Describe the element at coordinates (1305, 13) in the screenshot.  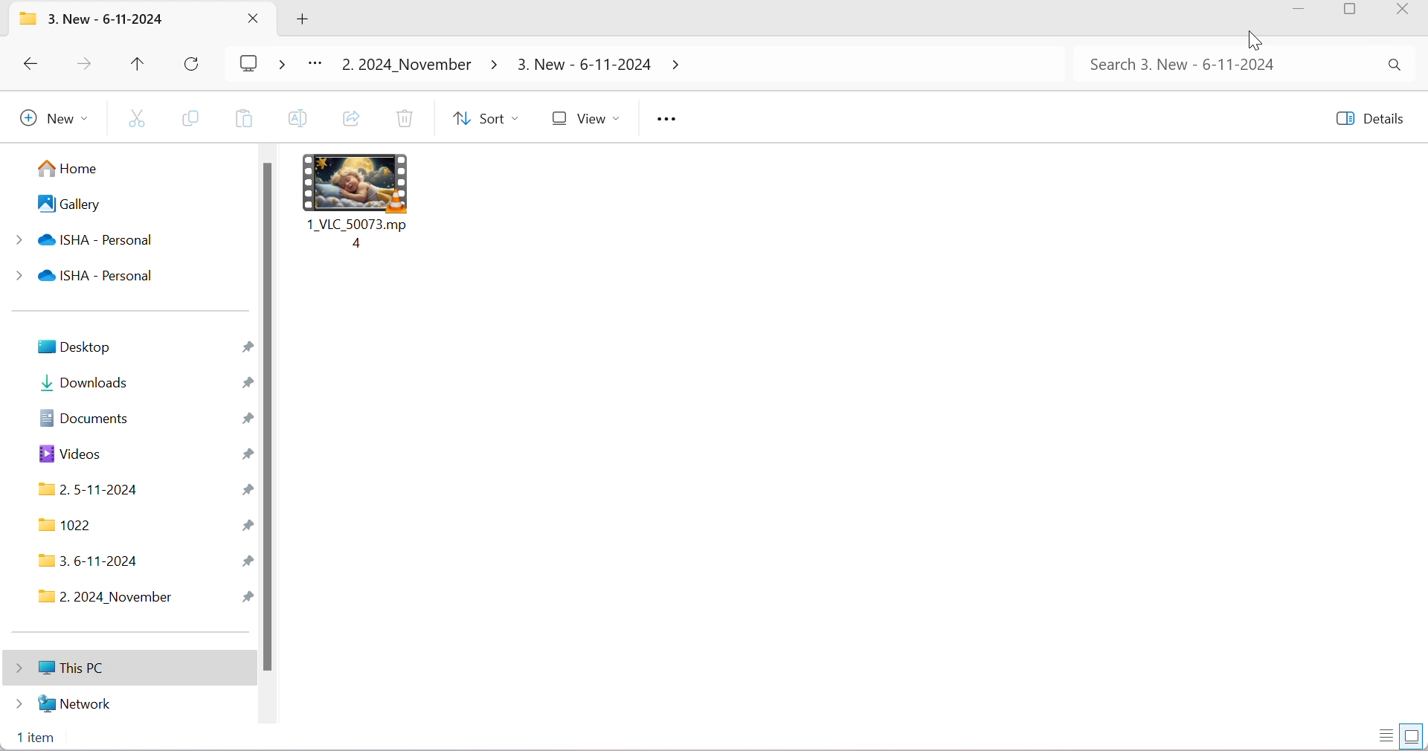
I see `Minimize` at that location.